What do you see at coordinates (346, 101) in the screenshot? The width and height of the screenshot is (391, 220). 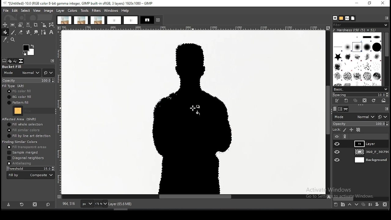 I see `create a new brush` at bounding box center [346, 101].